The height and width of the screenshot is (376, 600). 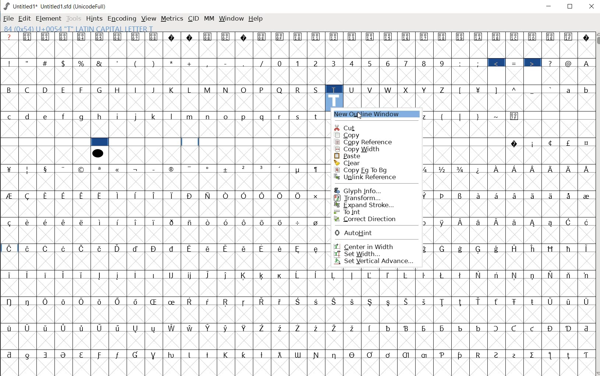 I want to click on |, so click(x=461, y=117).